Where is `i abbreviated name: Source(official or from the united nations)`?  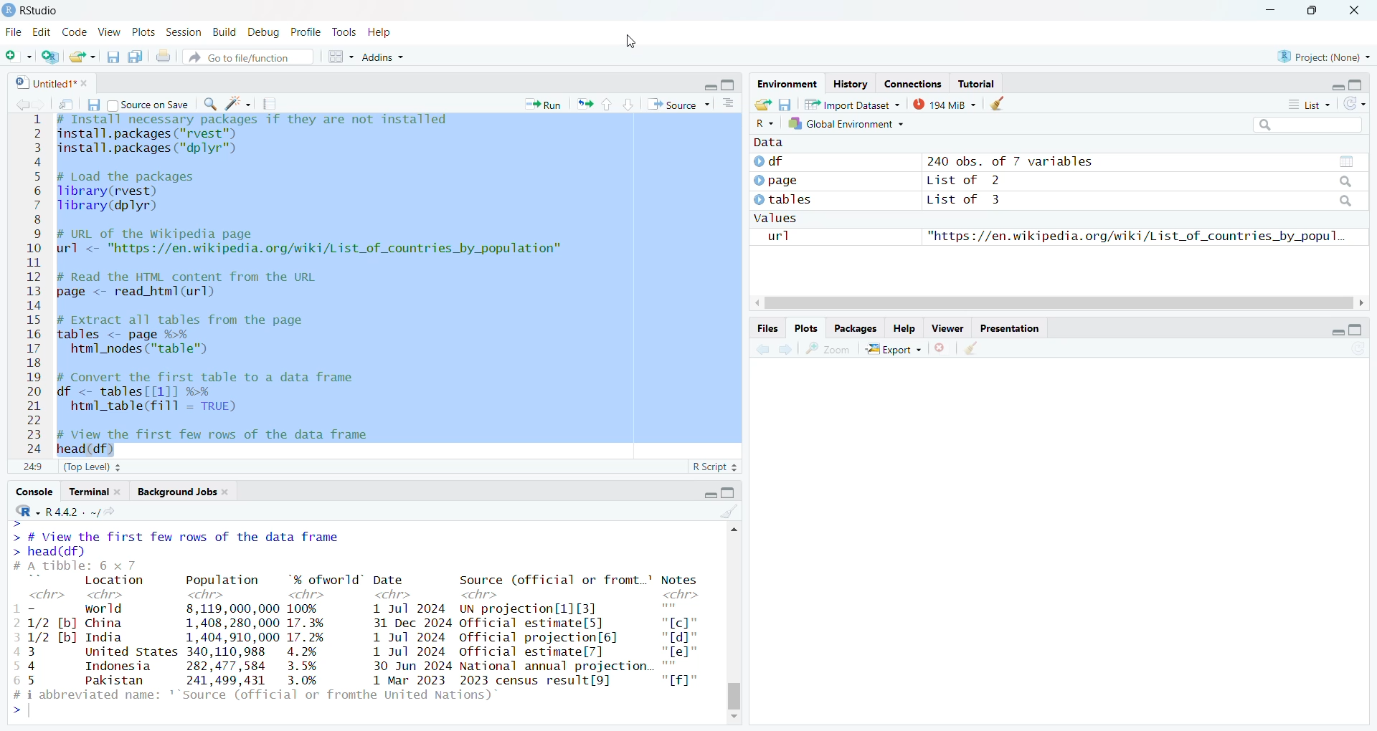 i abbreviated name: Source(official or from the united nations) is located at coordinates (261, 696).